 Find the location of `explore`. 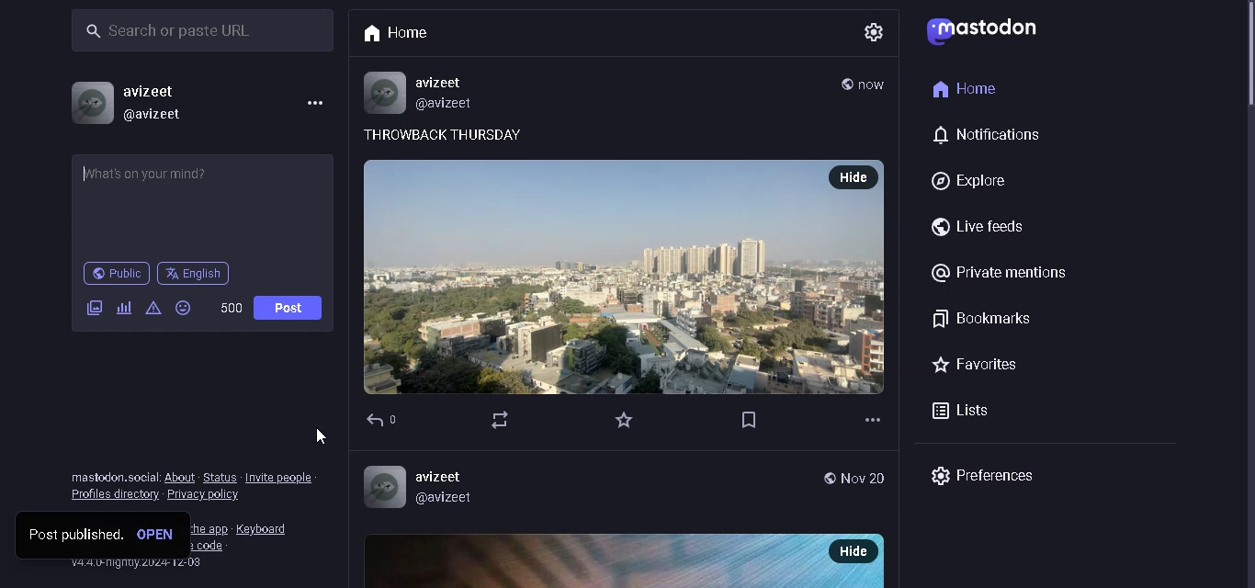

explore is located at coordinates (977, 177).